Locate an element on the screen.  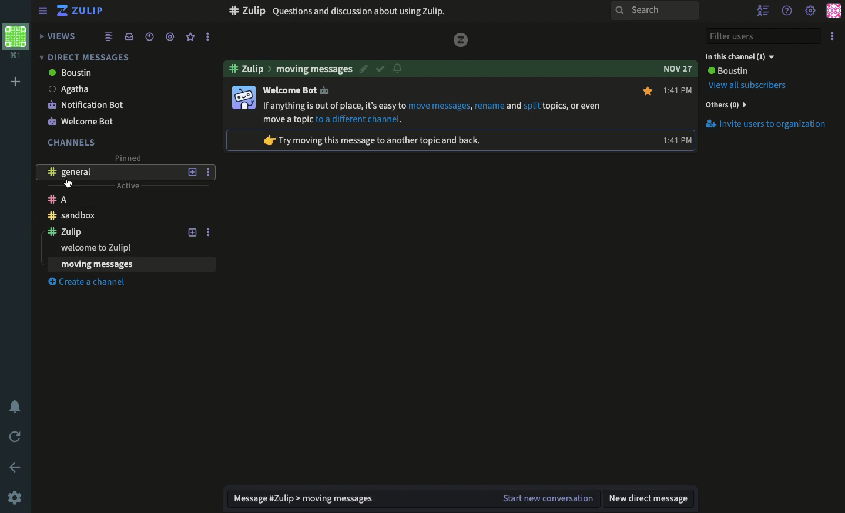
Back is located at coordinates (16, 467).